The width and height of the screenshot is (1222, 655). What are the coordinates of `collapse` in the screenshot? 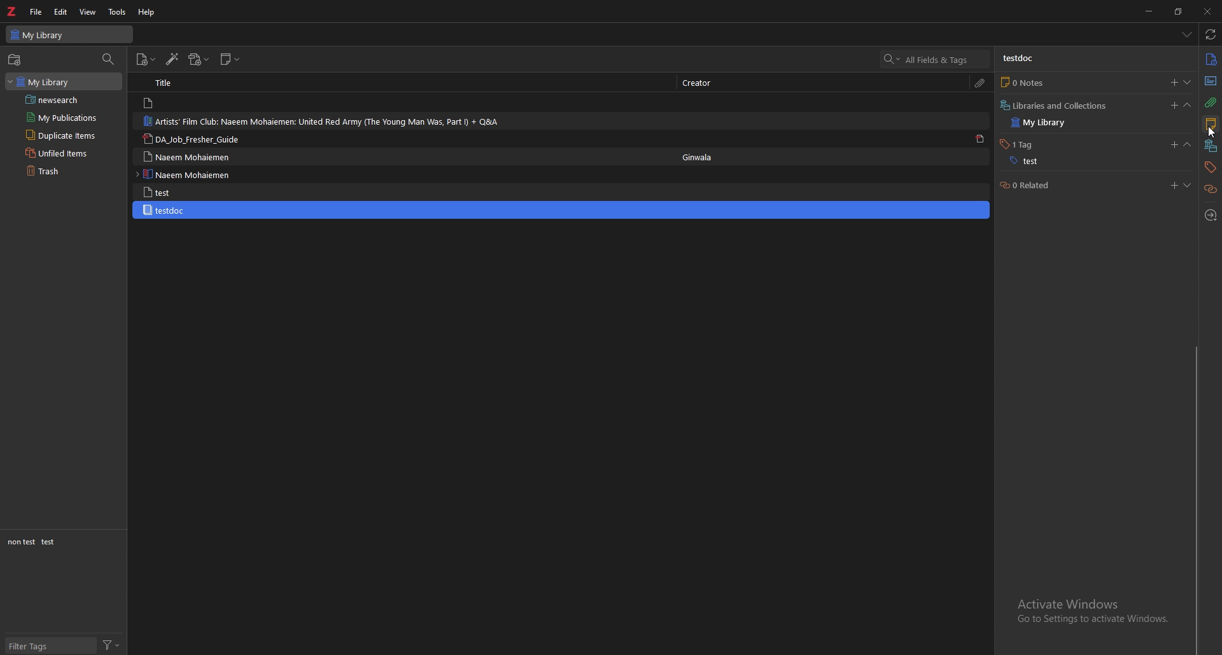 It's located at (1187, 146).